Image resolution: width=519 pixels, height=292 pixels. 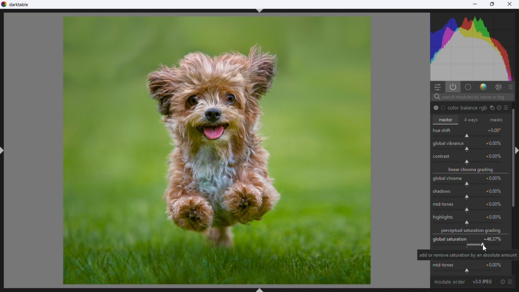 What do you see at coordinates (262, 12) in the screenshot?
I see `ctrl+shift+t` at bounding box center [262, 12].